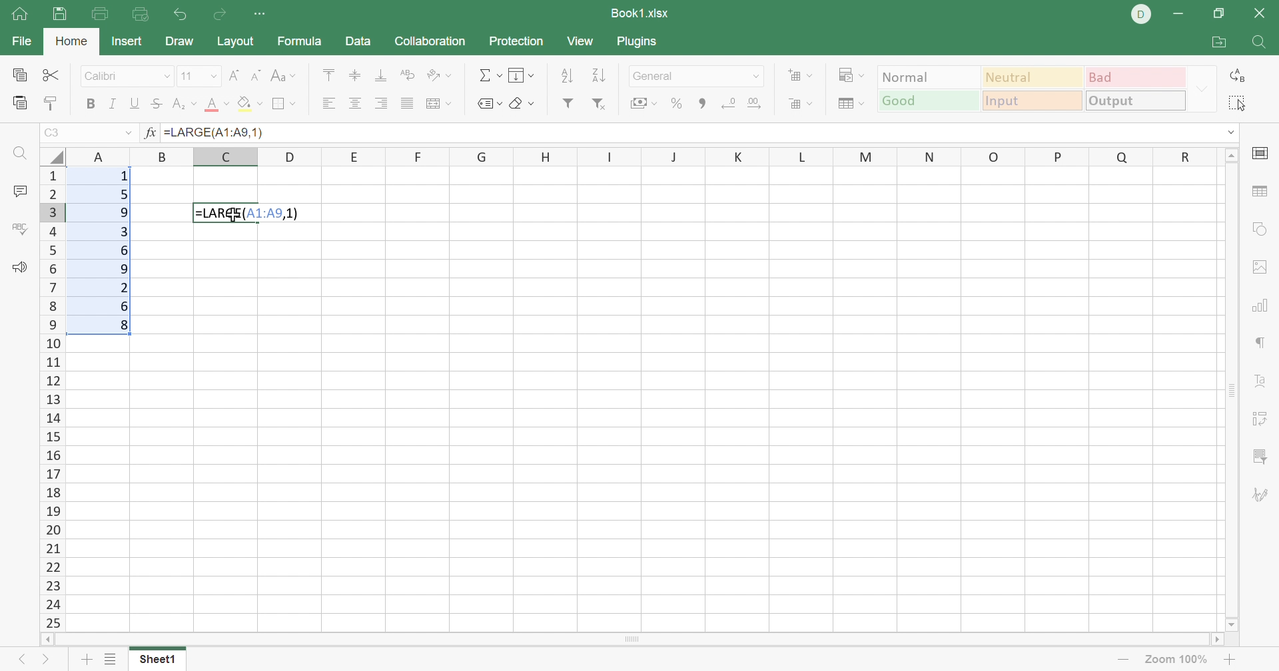 The image size is (1279, 671). I want to click on Comments, so click(22, 191).